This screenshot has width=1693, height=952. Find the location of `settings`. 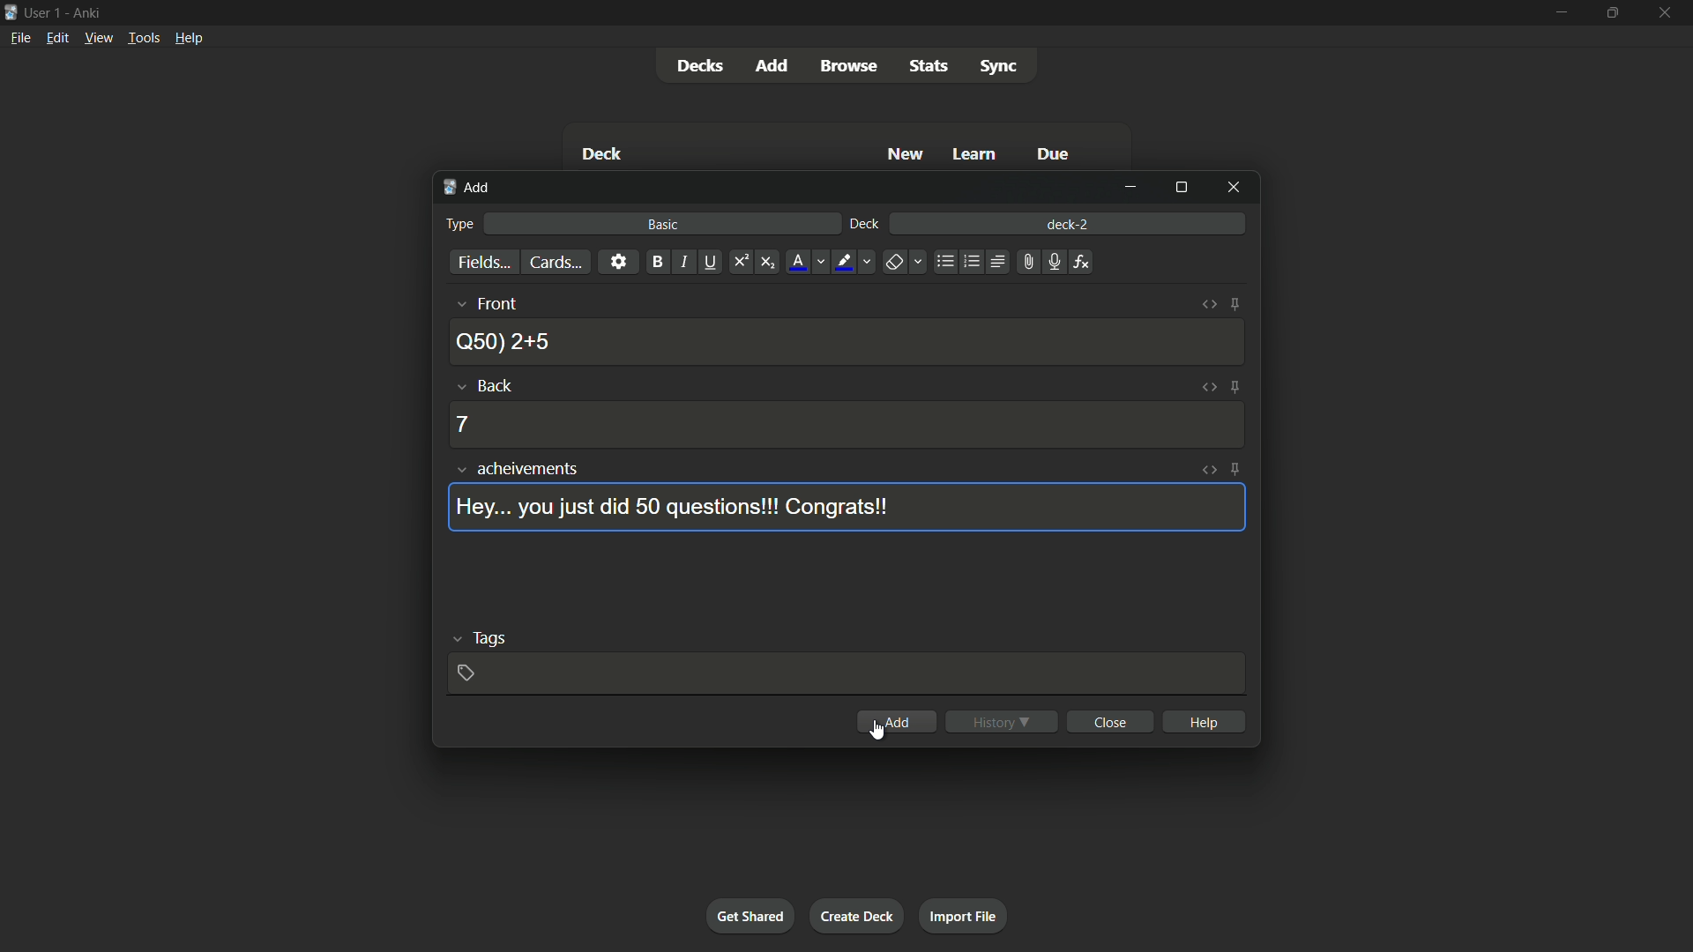

settings is located at coordinates (620, 262).